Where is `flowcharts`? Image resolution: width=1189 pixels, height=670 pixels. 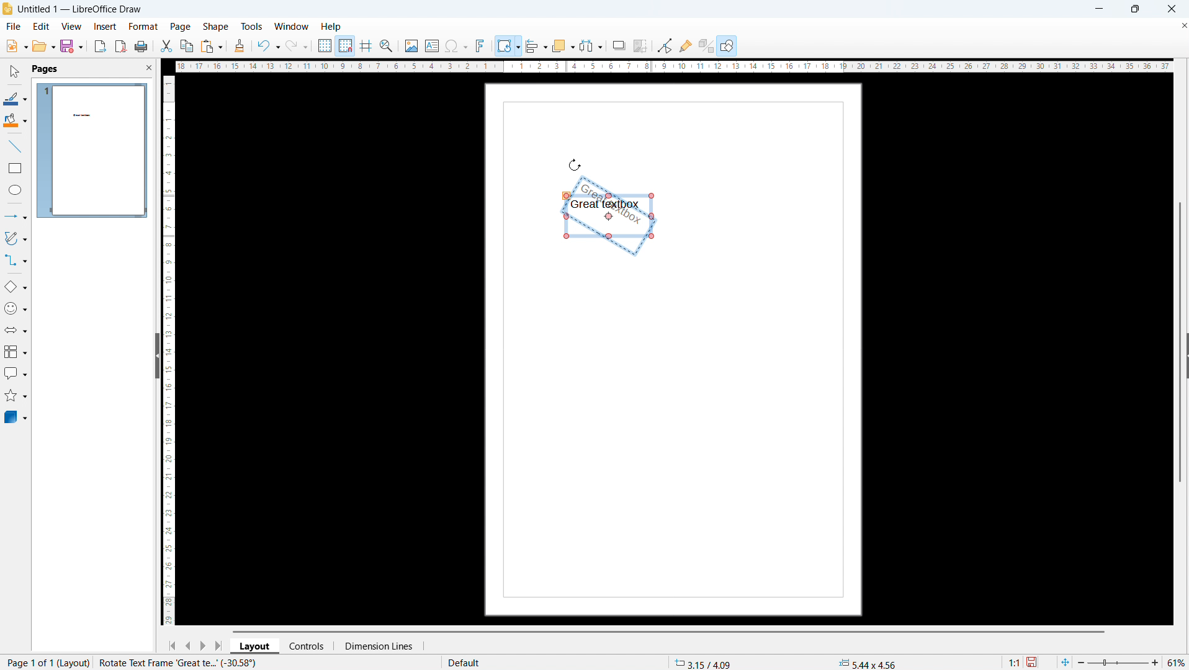
flowcharts is located at coordinates (15, 352).